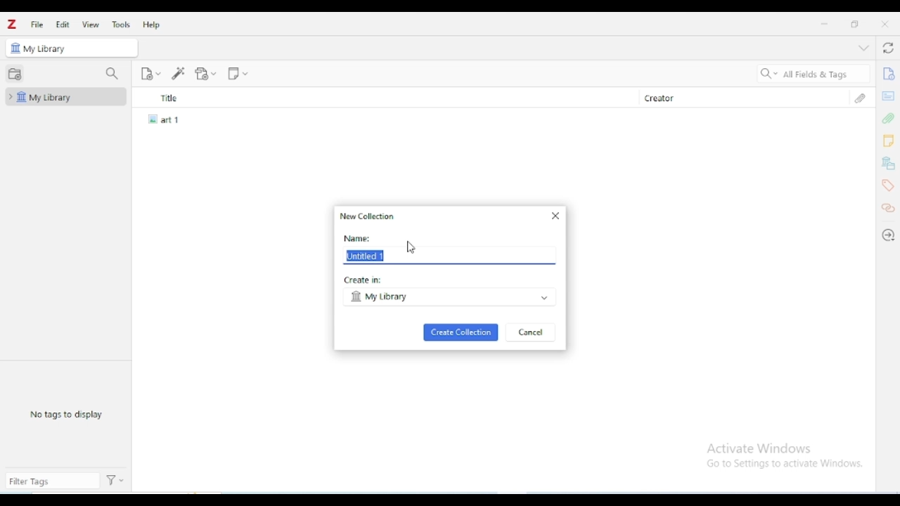  I want to click on create in: , so click(364, 280).